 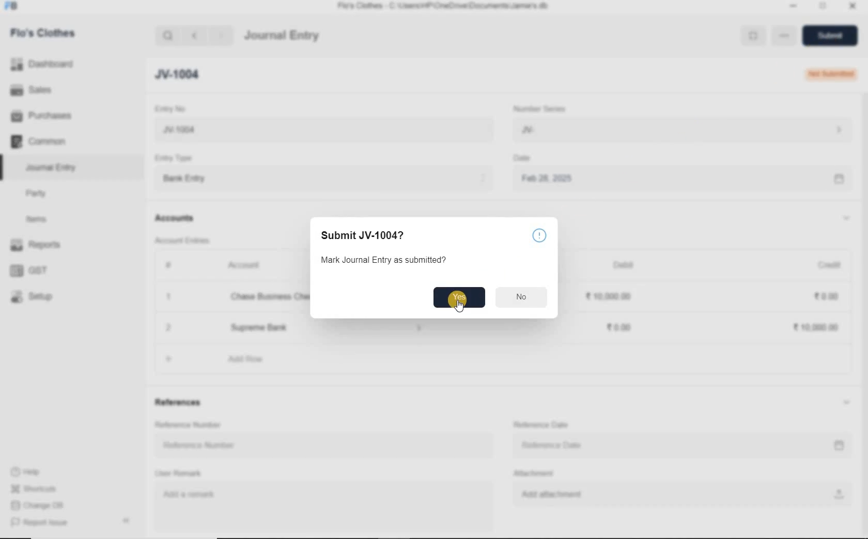 I want to click on No, so click(x=523, y=296).